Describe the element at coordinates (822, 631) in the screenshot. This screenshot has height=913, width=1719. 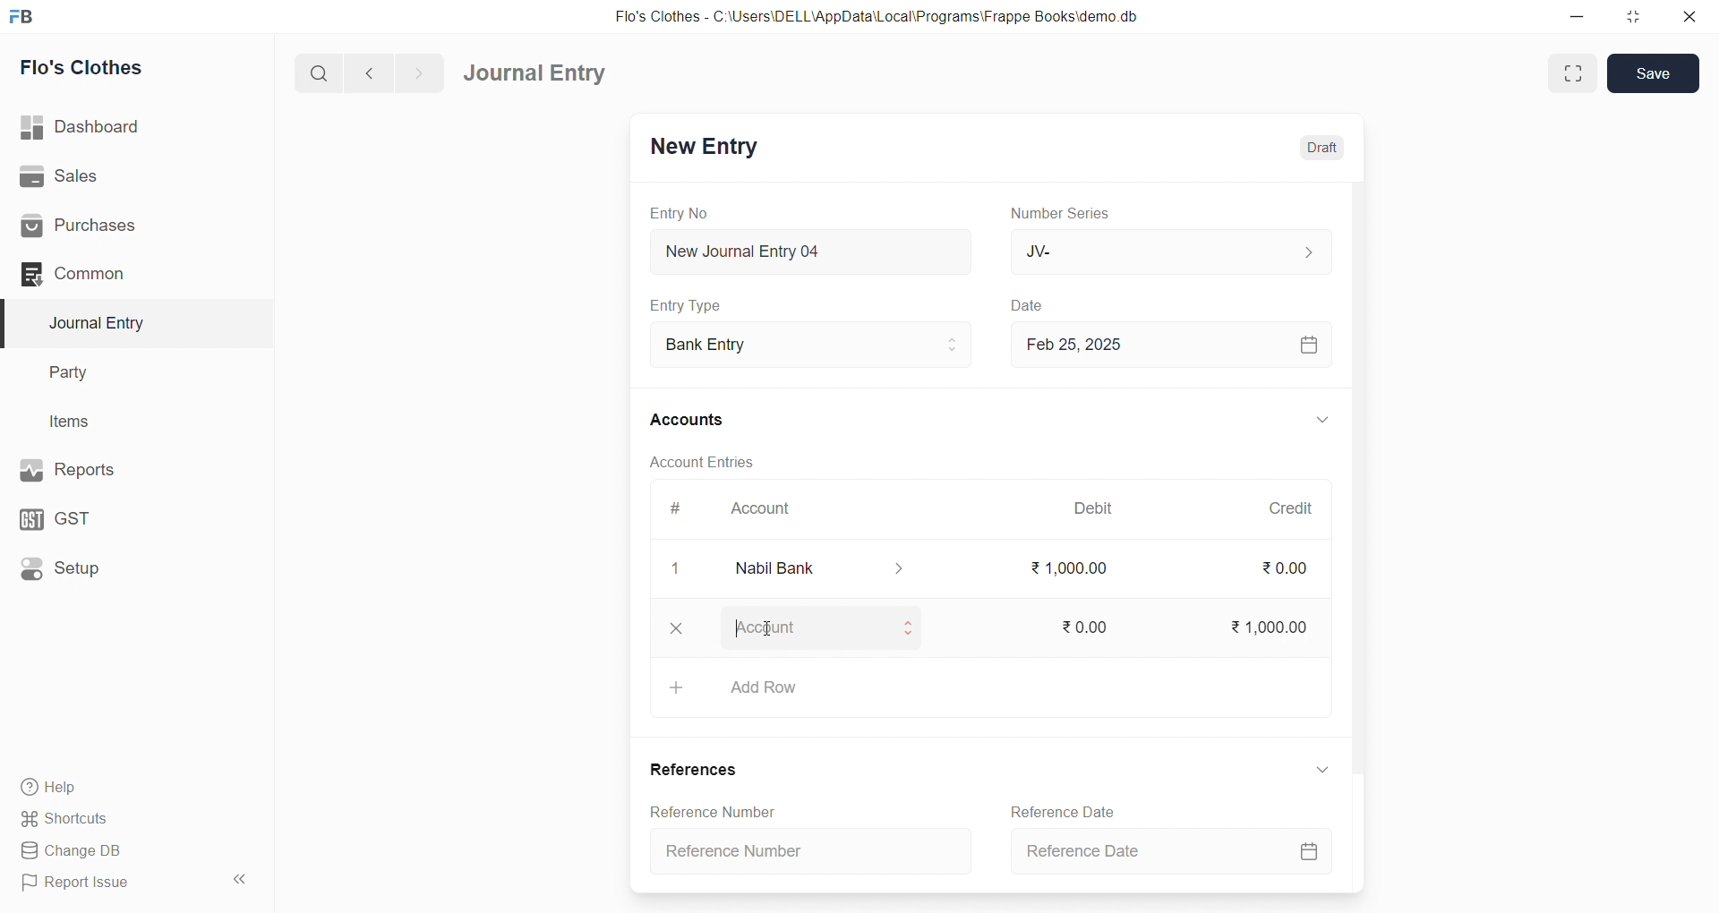
I see `account` at that location.